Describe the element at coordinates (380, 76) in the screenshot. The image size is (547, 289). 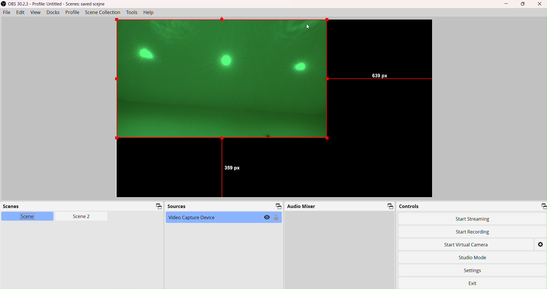
I see `639 px` at that location.